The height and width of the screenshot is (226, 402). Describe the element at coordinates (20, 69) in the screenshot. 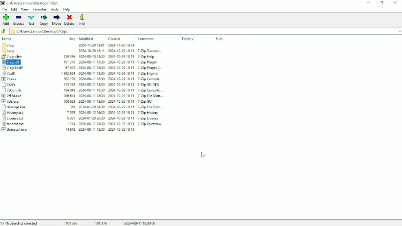

I see `7-zip32.dll` at that location.